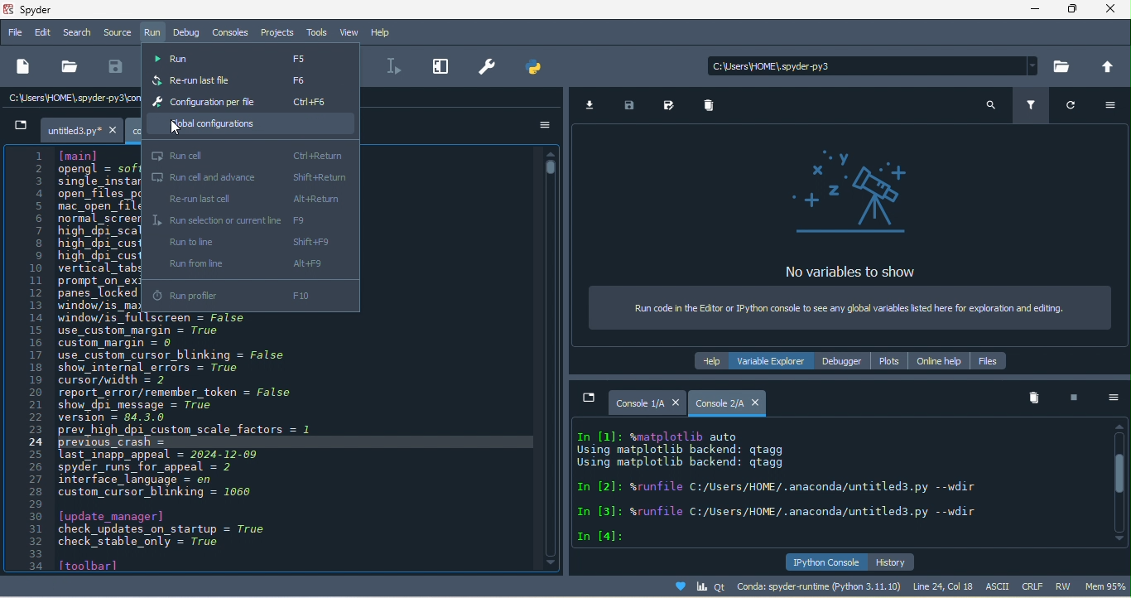 Image resolution: width=1131 pixels, height=598 pixels. Describe the element at coordinates (235, 57) in the screenshot. I see `run` at that location.